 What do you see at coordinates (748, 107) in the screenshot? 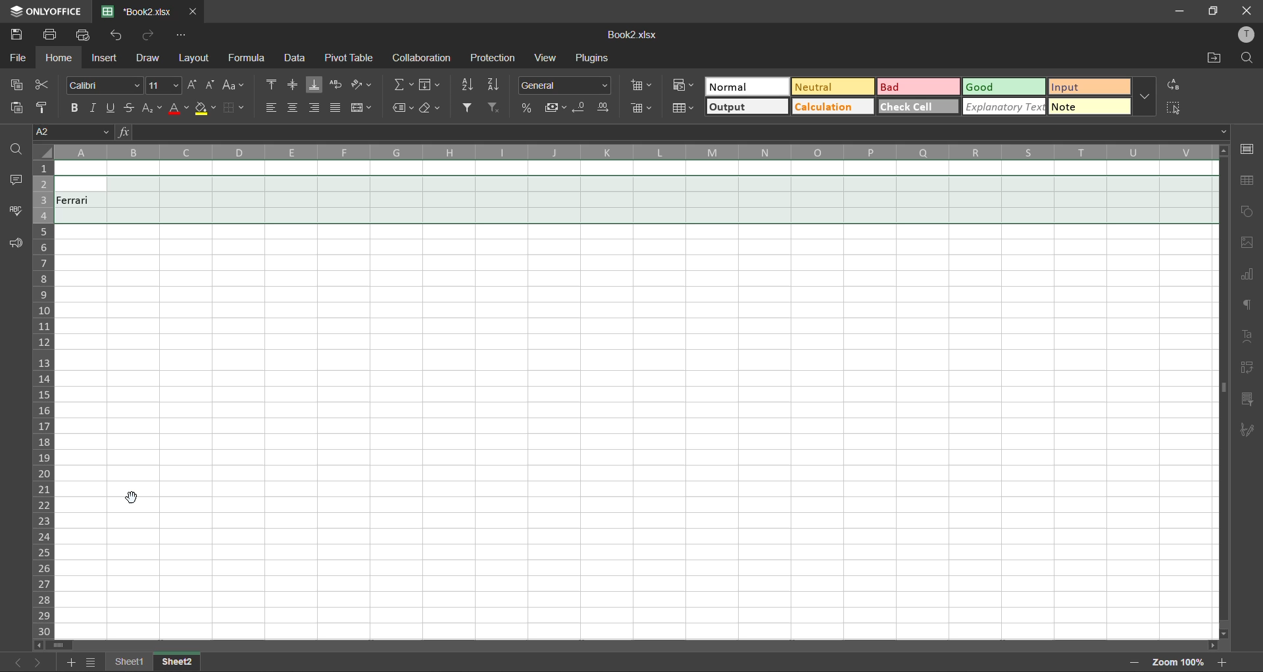
I see `output` at bounding box center [748, 107].